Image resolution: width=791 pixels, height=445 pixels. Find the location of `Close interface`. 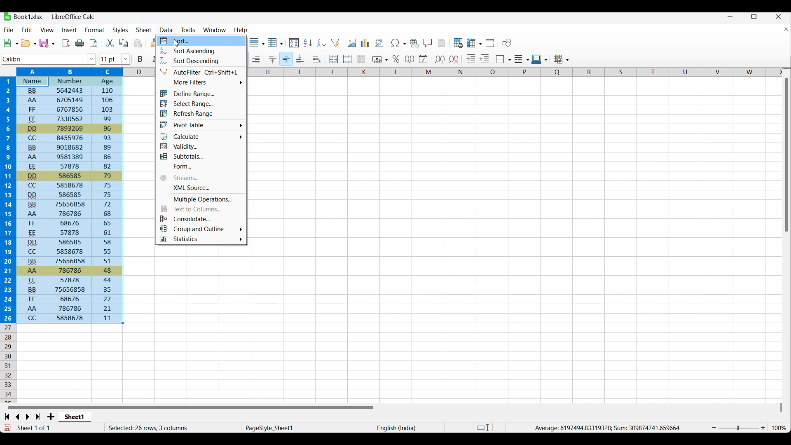

Close interface is located at coordinates (779, 16).